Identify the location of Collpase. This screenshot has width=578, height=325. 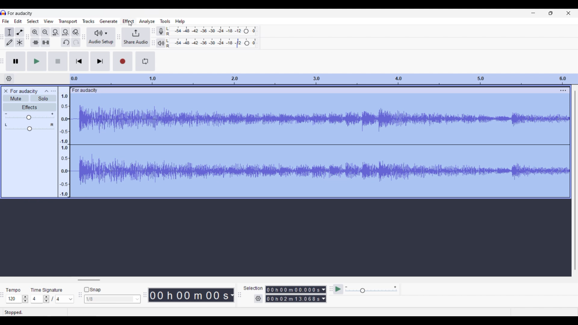
(47, 91).